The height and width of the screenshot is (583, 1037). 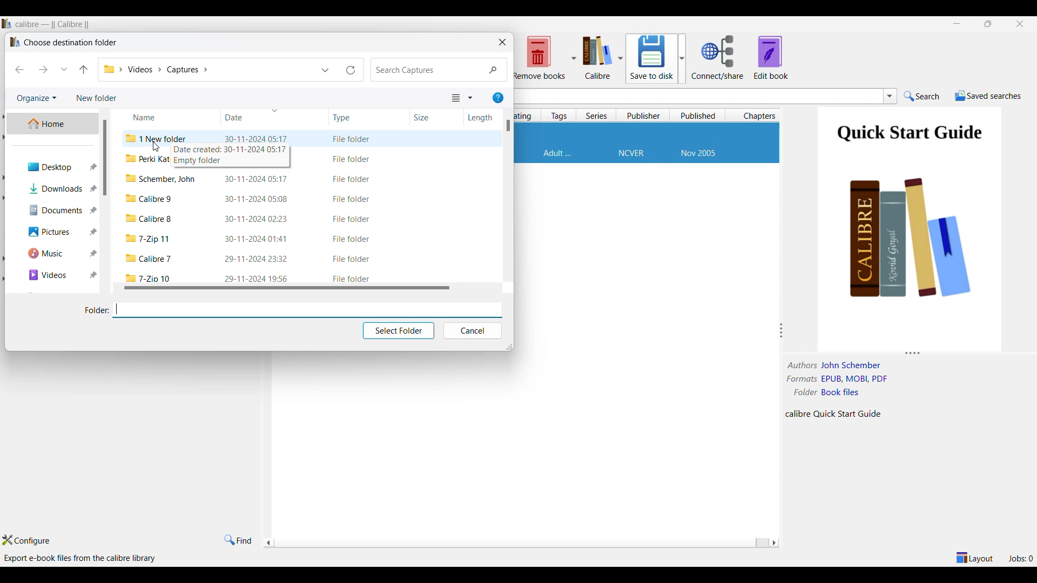 I want to click on Book details, so click(x=841, y=390).